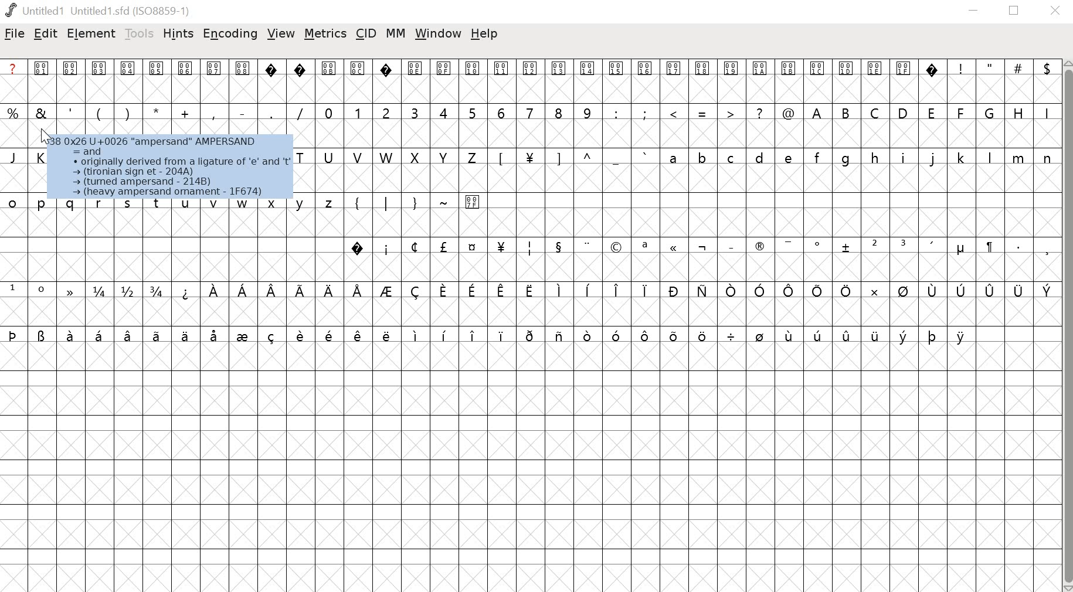 Image resolution: width=1073 pixels, height=592 pixels. Describe the element at coordinates (13, 81) in the screenshot. I see `a` at that location.